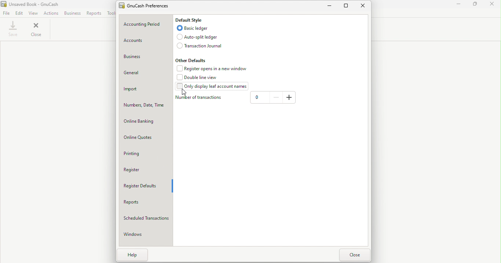  I want to click on Minimize, so click(459, 4).